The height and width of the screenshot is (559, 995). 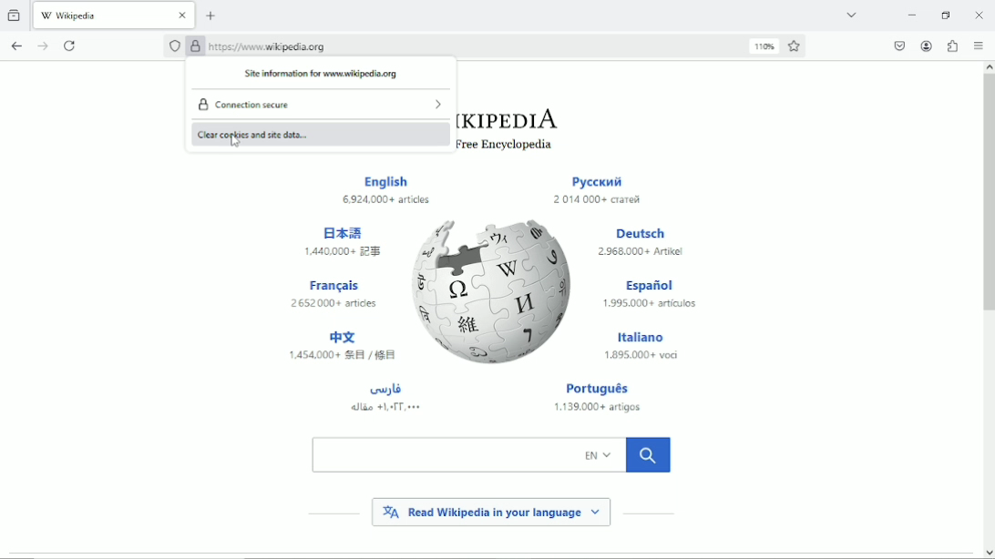 What do you see at coordinates (850, 14) in the screenshot?
I see `list all tabs` at bounding box center [850, 14].